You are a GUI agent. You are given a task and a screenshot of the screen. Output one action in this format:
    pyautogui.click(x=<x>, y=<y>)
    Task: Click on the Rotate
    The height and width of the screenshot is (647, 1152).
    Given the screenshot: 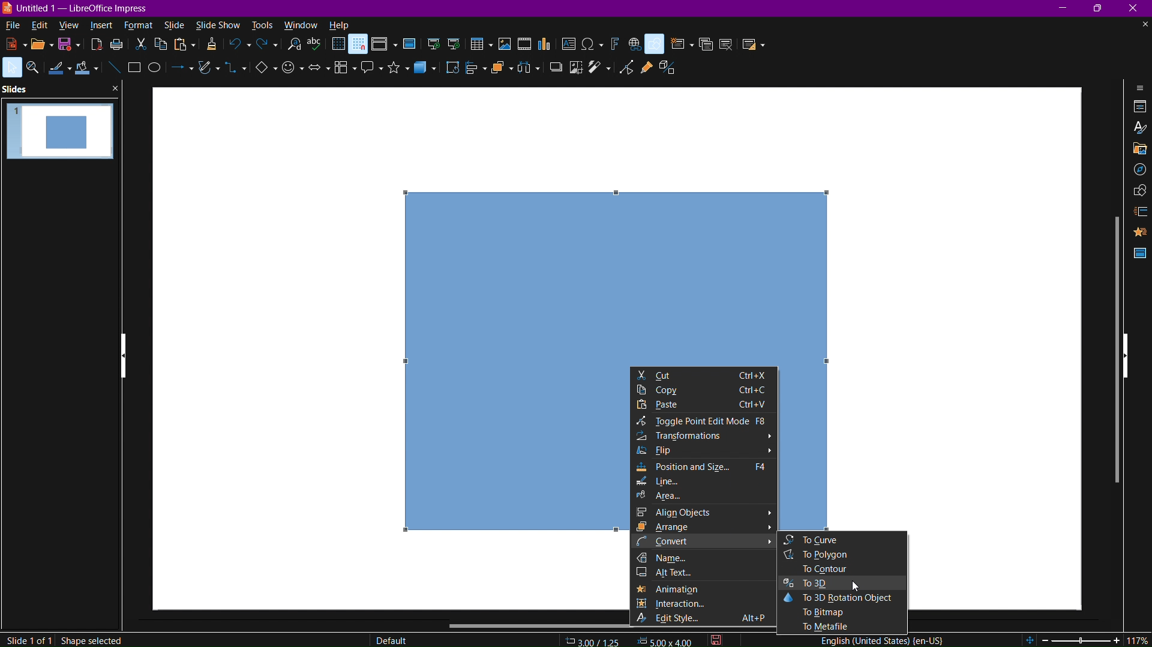 What is the action you would take?
    pyautogui.click(x=453, y=71)
    